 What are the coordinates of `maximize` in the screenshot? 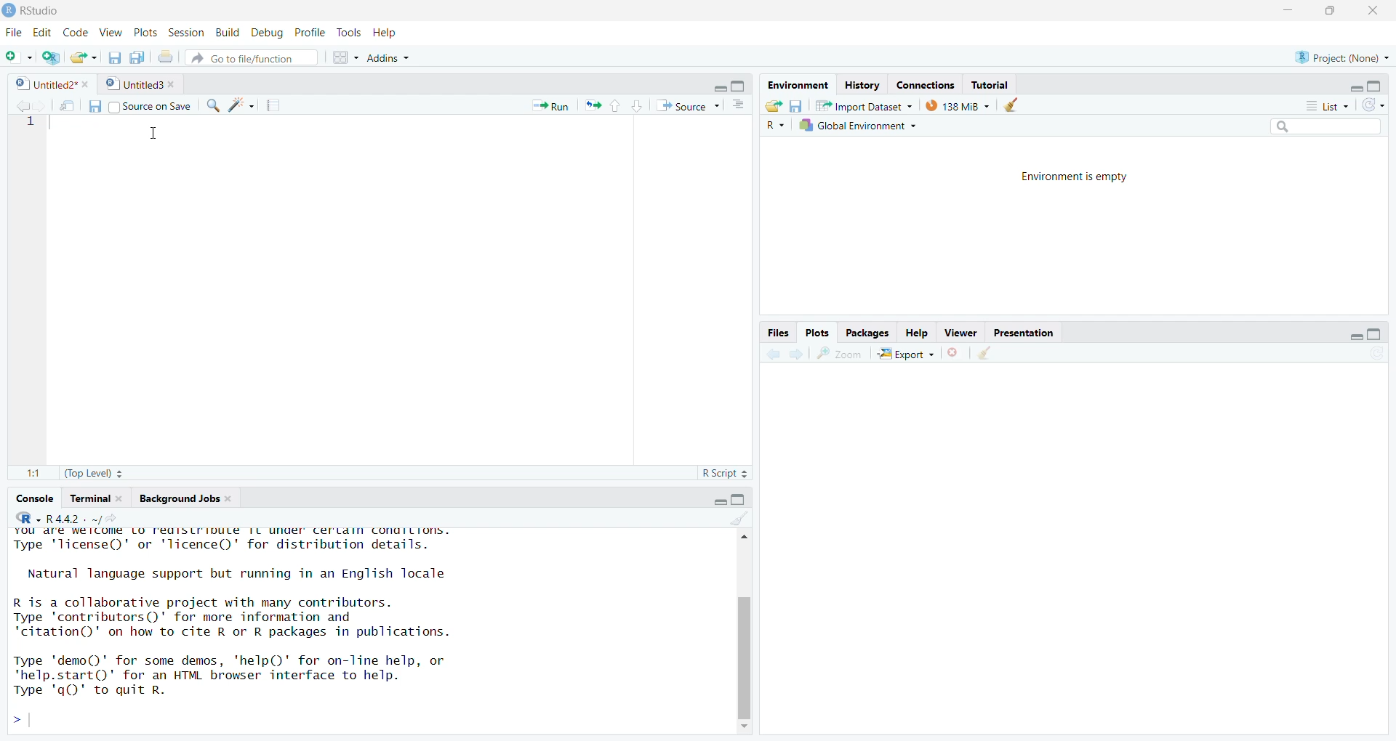 It's located at (1333, 15).